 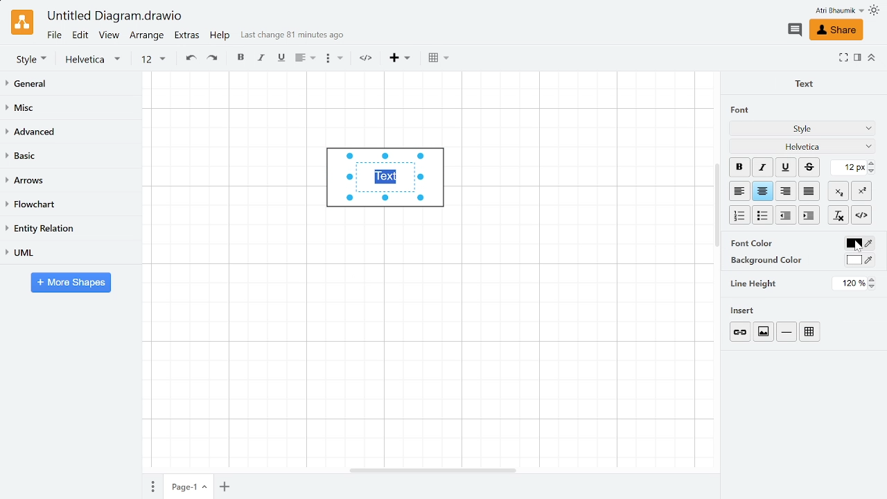 I want to click on insert, so click(x=400, y=58).